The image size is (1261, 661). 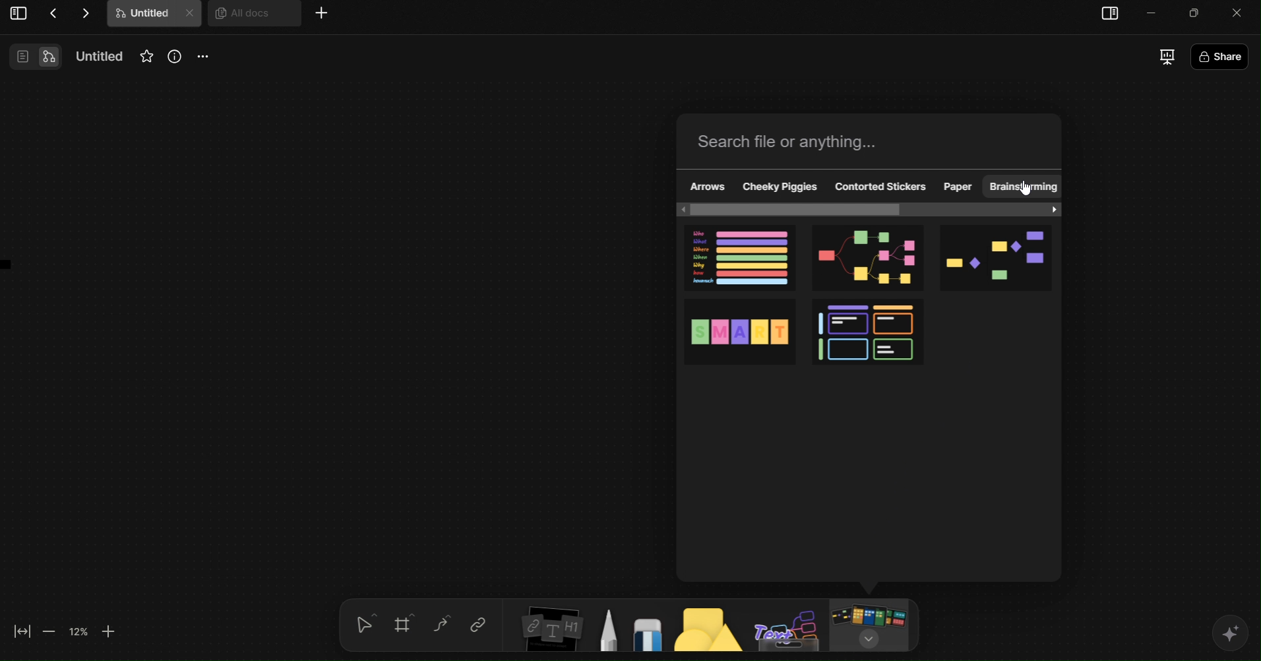 I want to click on Arrows, so click(x=707, y=187).